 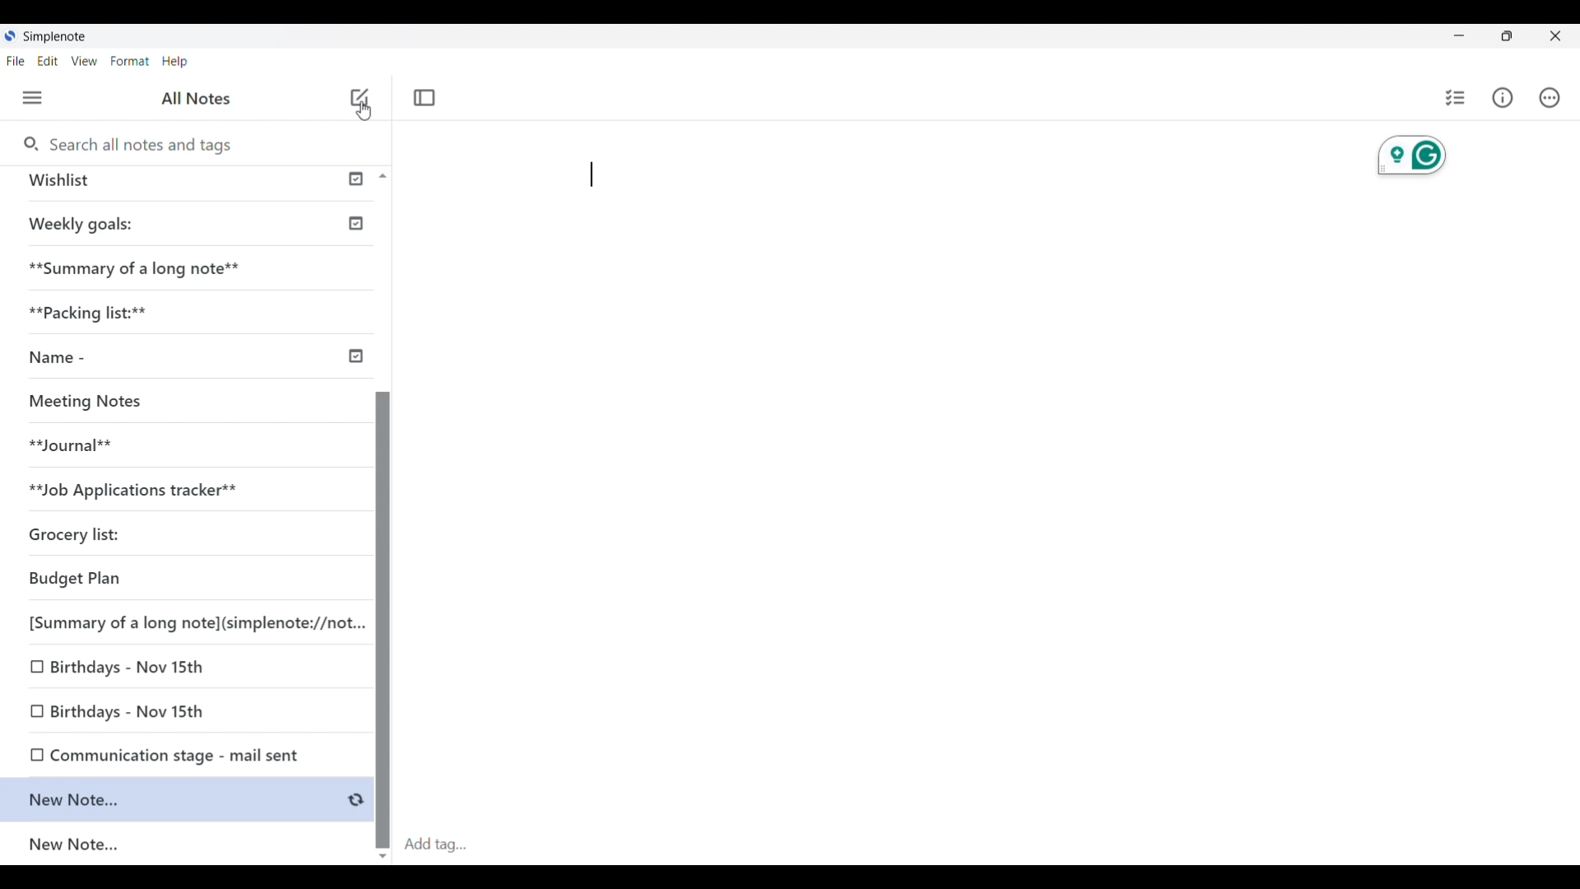 I want to click on checkbox, so click(x=34, y=669).